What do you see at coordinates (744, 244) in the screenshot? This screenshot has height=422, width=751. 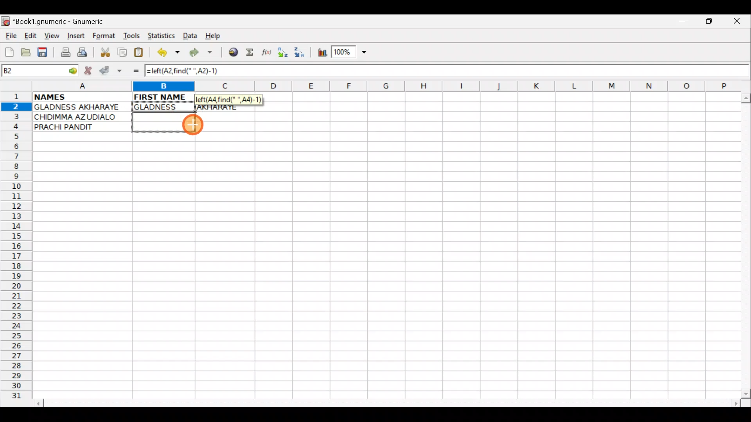 I see `Scroll bar` at bounding box center [744, 244].